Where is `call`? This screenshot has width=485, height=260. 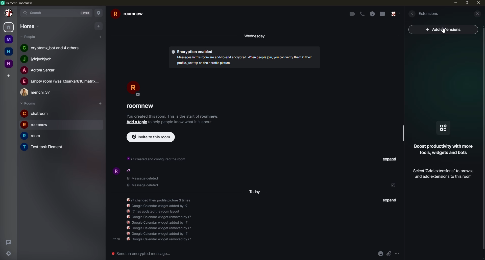
call is located at coordinates (362, 14).